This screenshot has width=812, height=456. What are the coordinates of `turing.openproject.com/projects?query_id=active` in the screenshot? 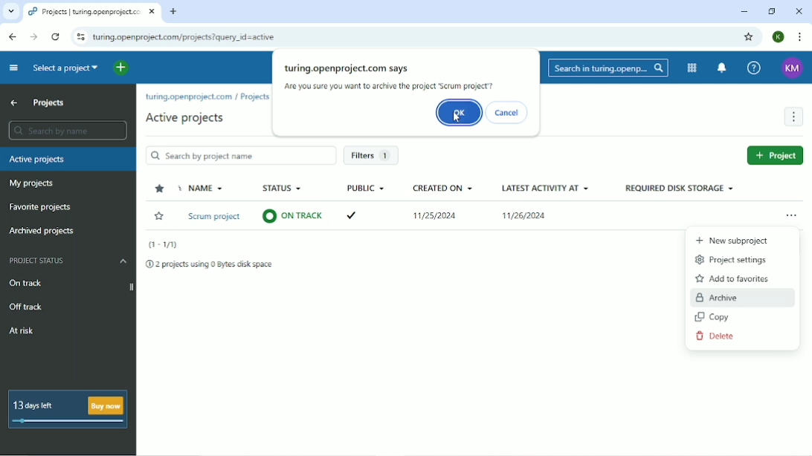 It's located at (196, 38).